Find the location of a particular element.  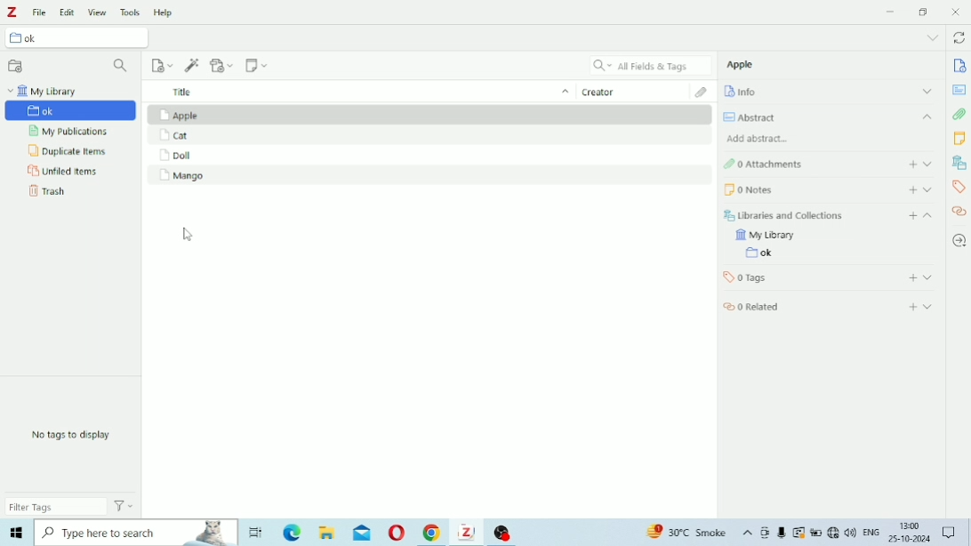

Title is located at coordinates (360, 90).